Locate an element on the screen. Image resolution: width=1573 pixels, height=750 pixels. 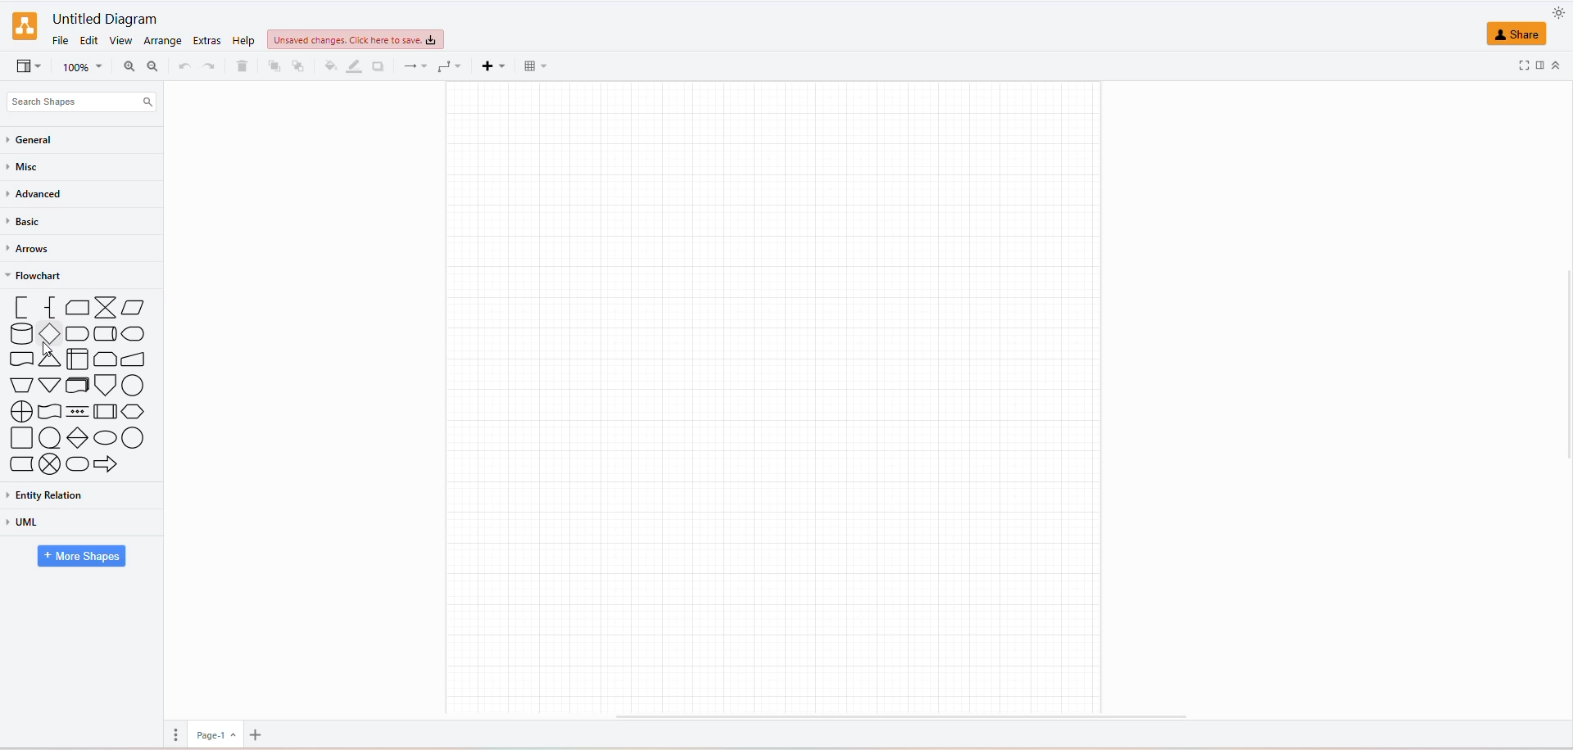
EDIT is located at coordinates (92, 39).